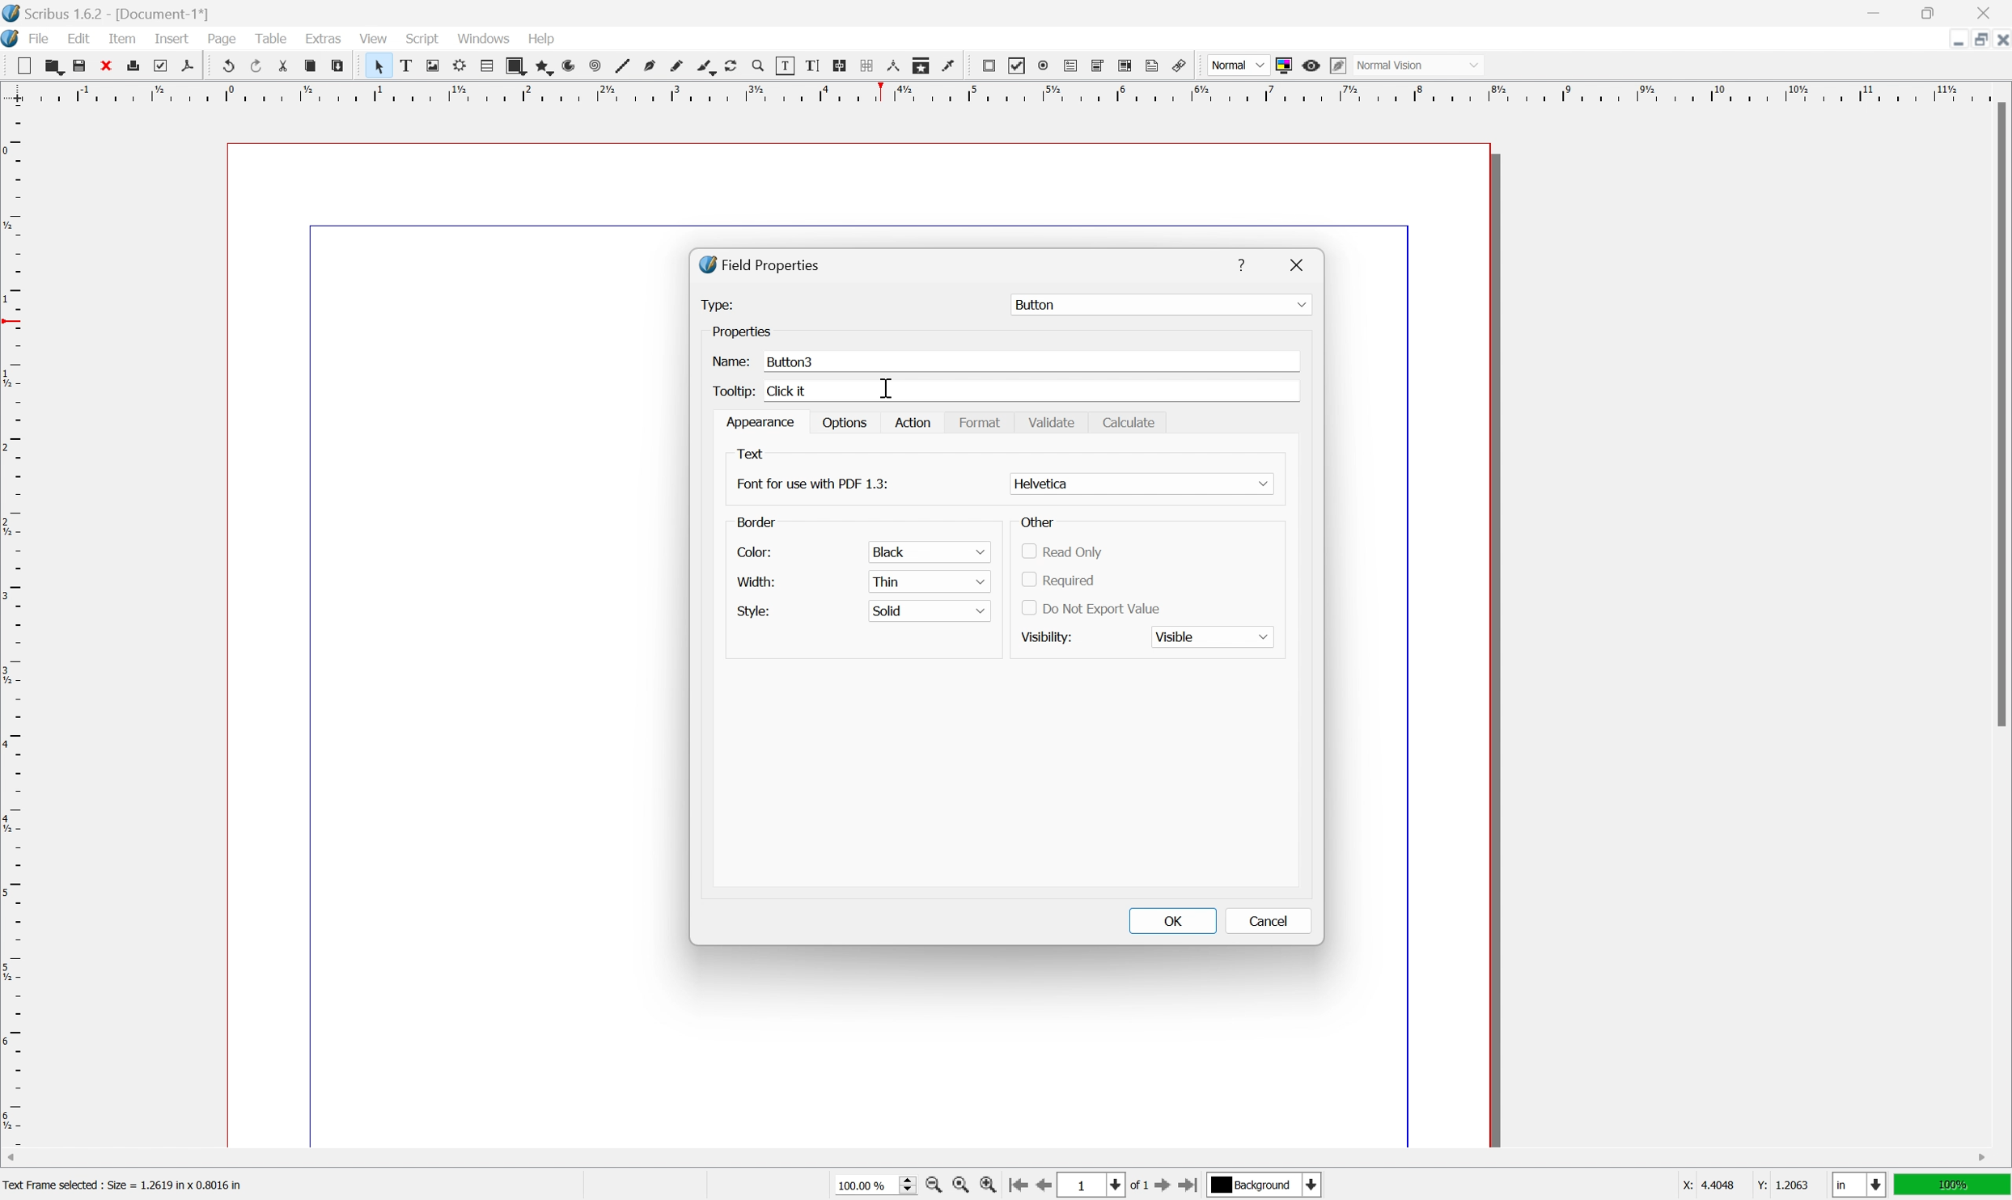  I want to click on eye dropper, so click(951, 65).